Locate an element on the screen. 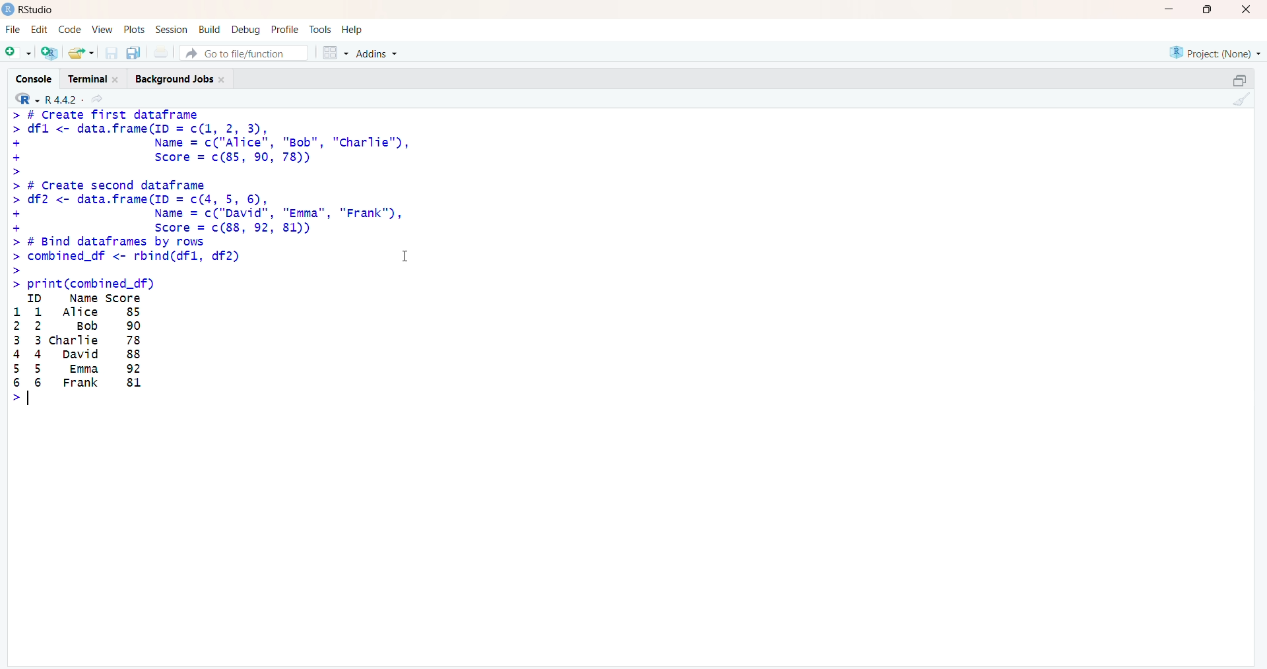  create project is located at coordinates (49, 52).